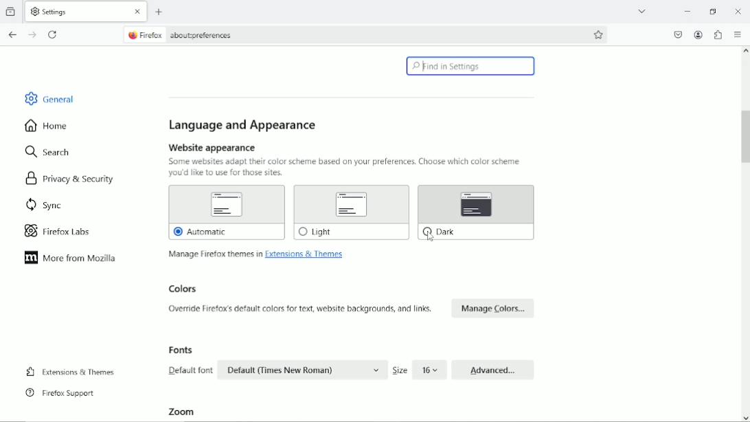  What do you see at coordinates (54, 34) in the screenshot?
I see `reload the current tab` at bounding box center [54, 34].